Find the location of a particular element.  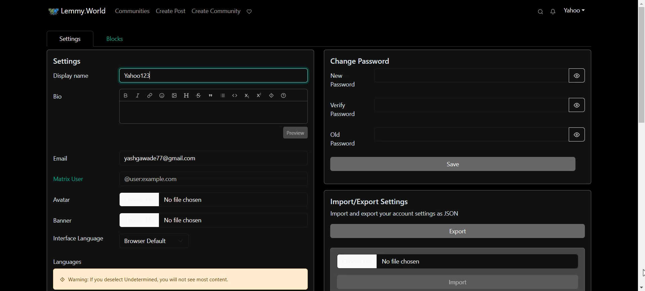

Create Community © is located at coordinates (223, 10).